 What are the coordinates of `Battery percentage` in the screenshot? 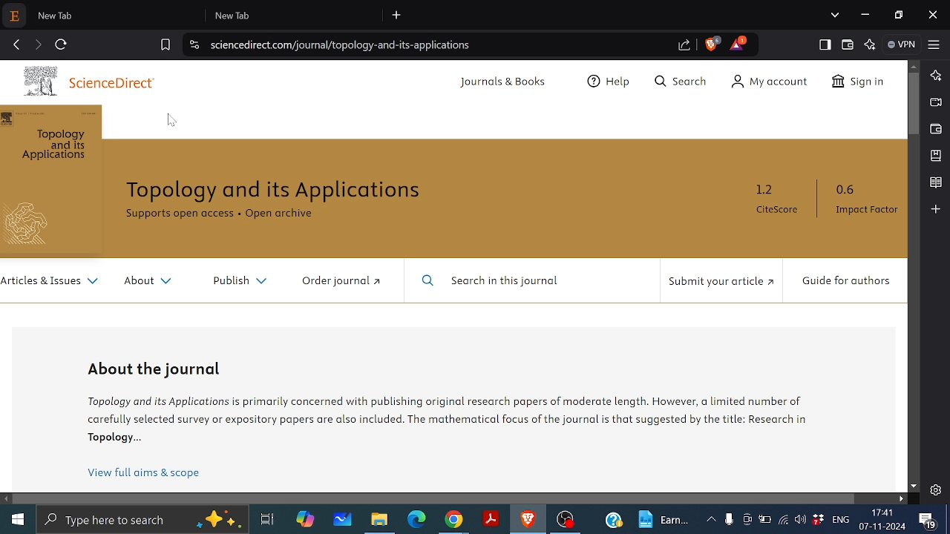 It's located at (764, 519).